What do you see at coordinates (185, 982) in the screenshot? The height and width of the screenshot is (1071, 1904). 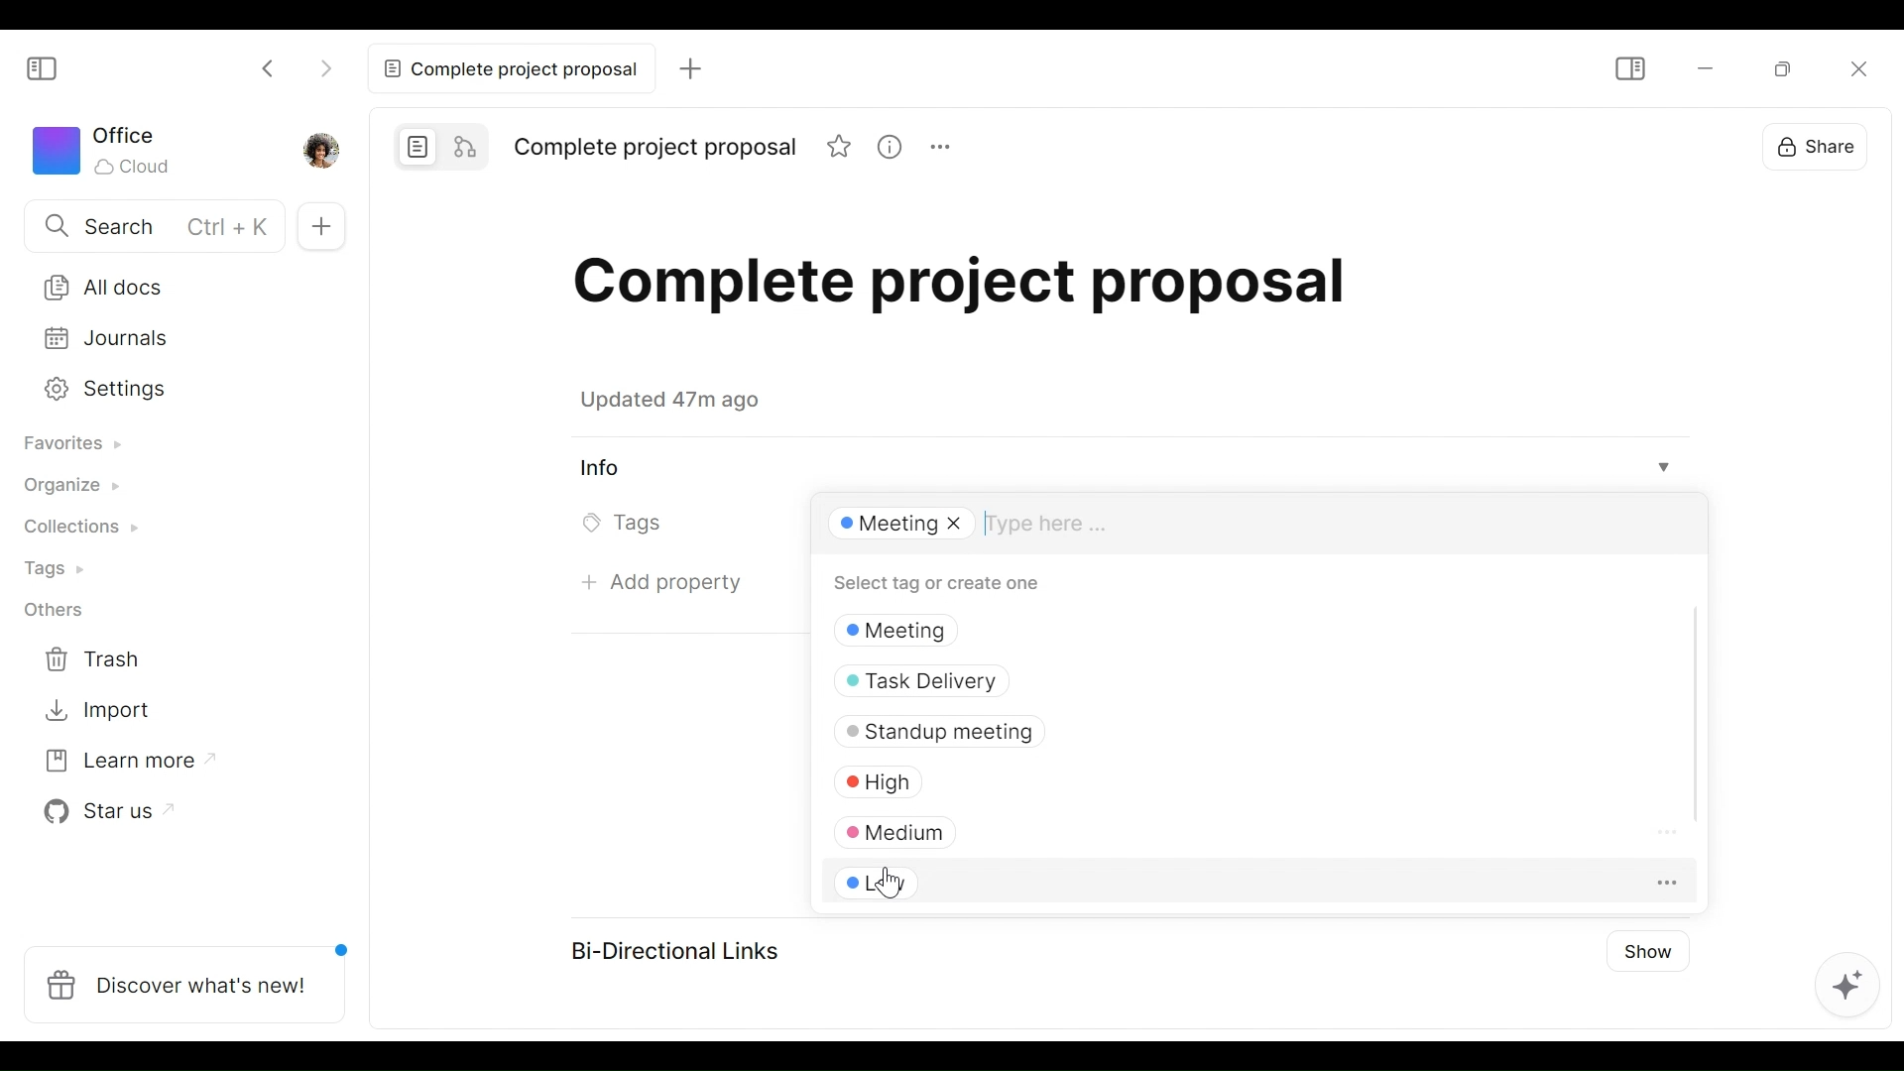 I see `Discover what's new` at bounding box center [185, 982].